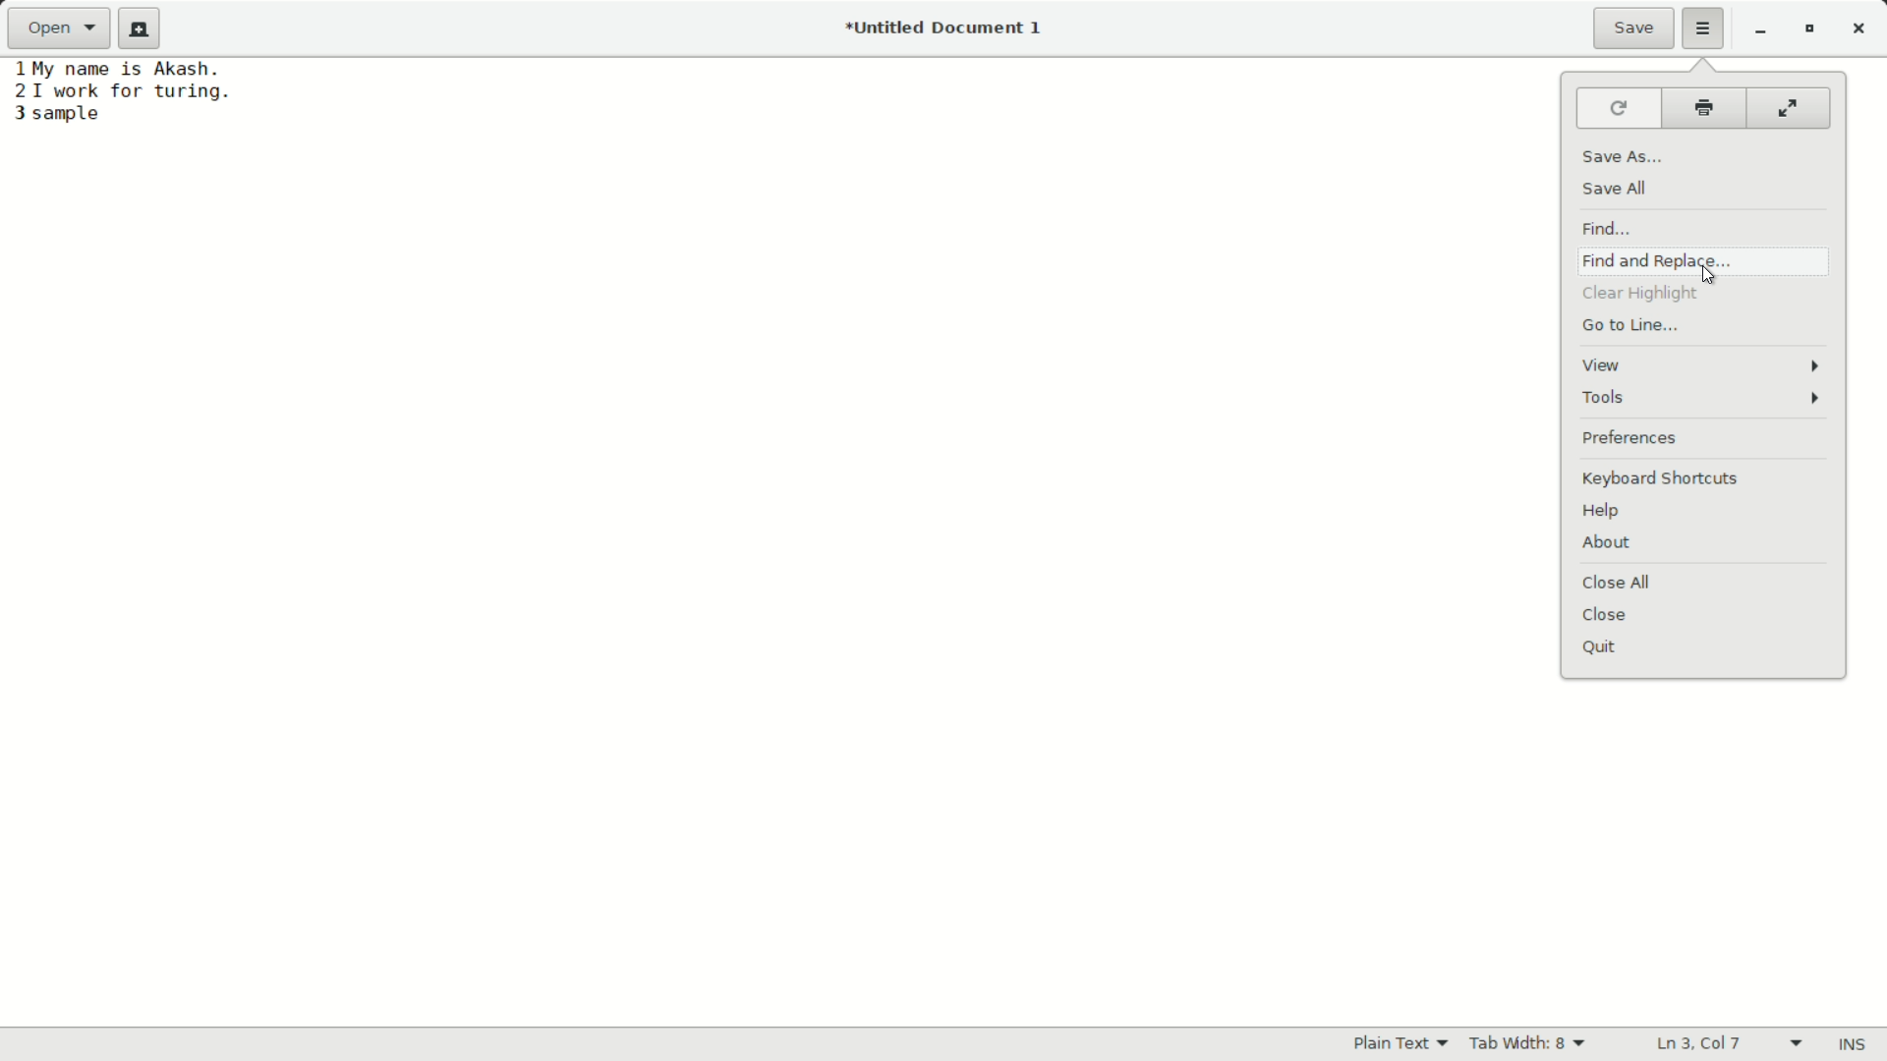 The width and height of the screenshot is (1887, 1061). I want to click on clear highlight, so click(1640, 297).